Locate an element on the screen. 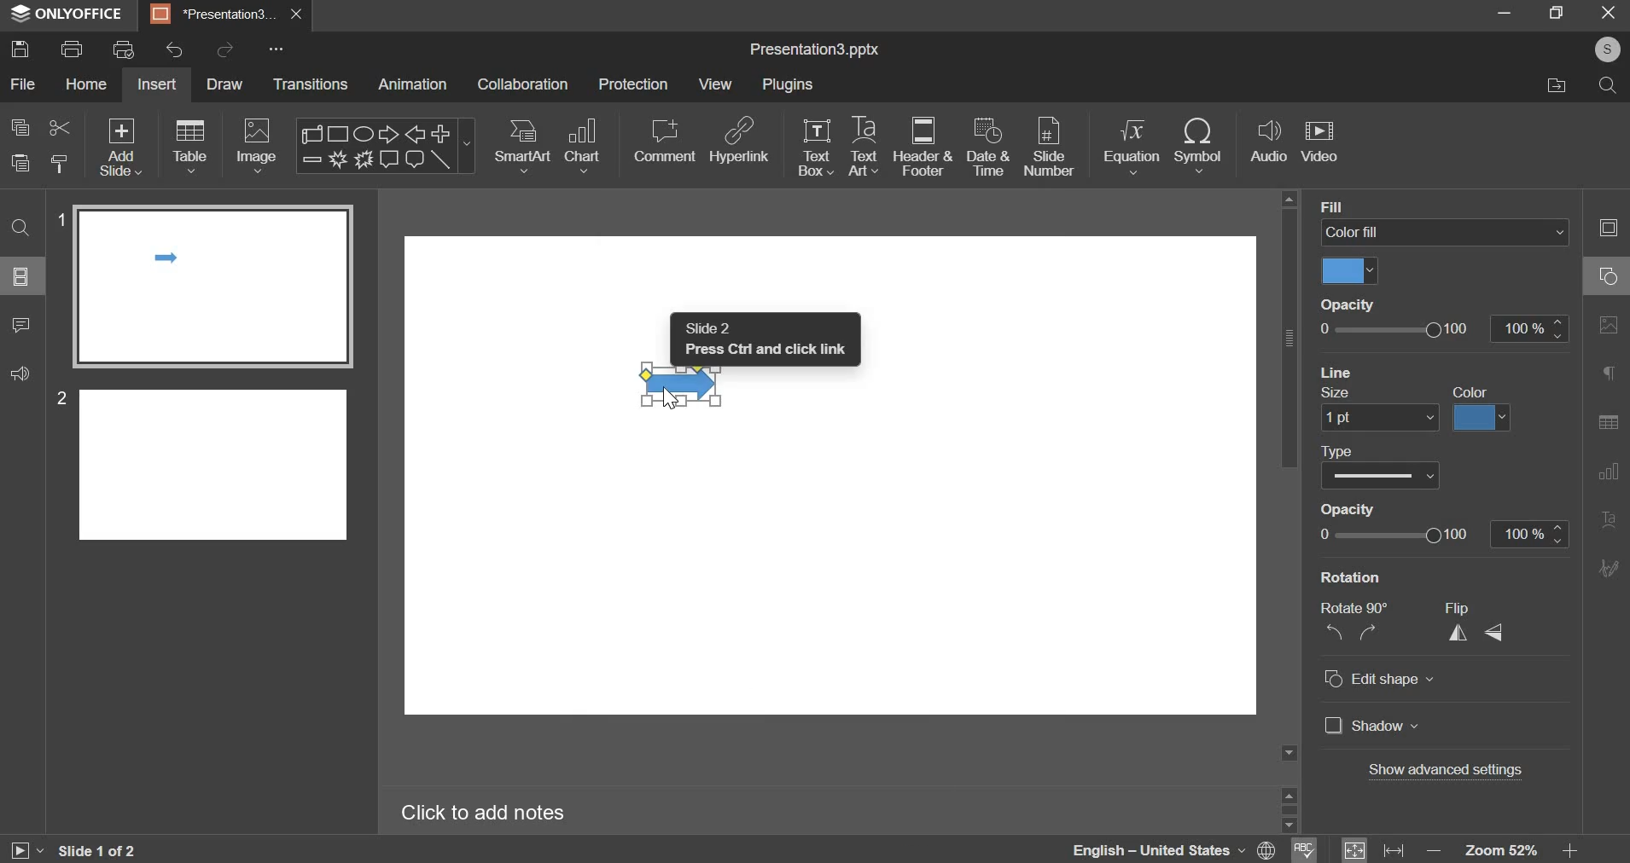 This screenshot has width=1630, height=863. slider from 0 to 100 is located at coordinates (1396, 329).